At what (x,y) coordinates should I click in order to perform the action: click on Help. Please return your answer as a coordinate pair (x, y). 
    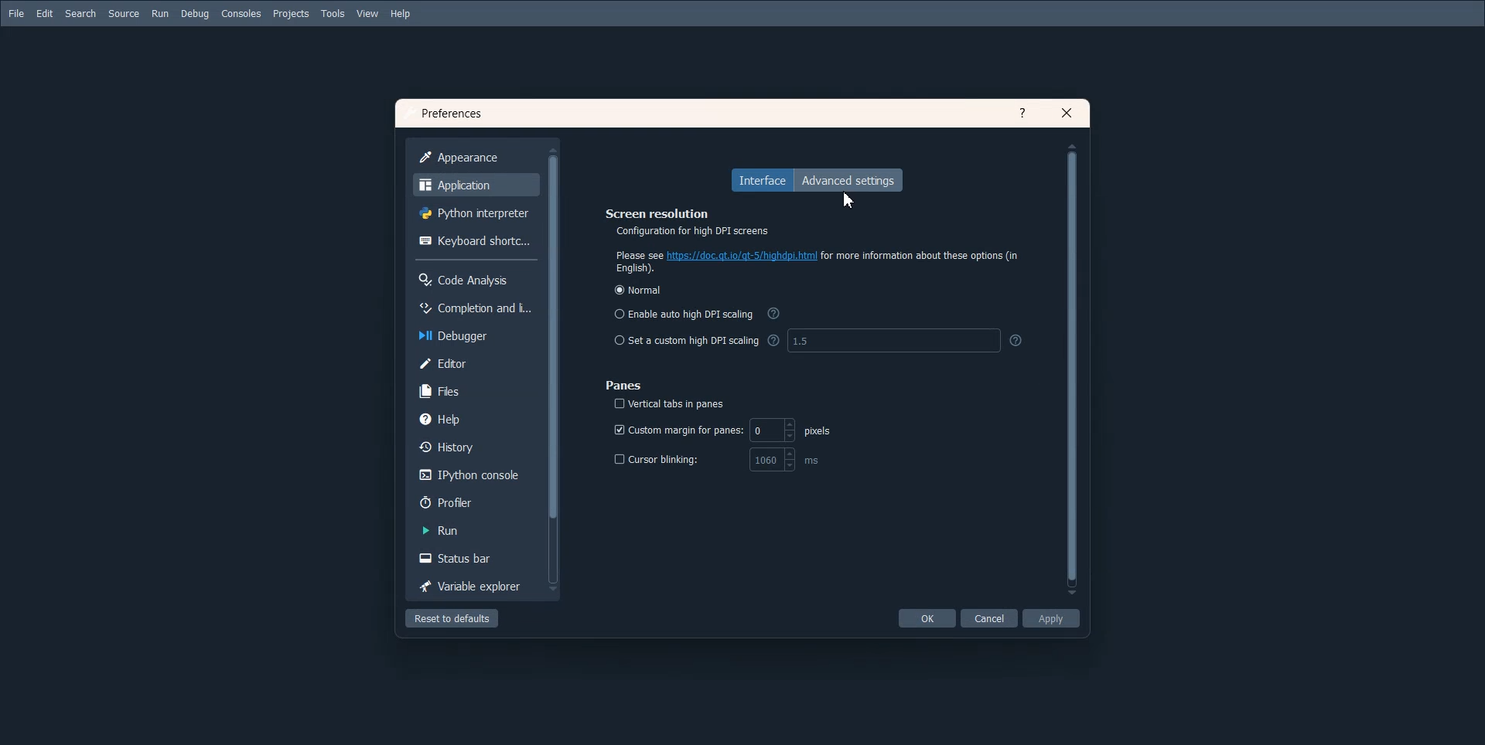
    Looking at the image, I should click on (1023, 112).